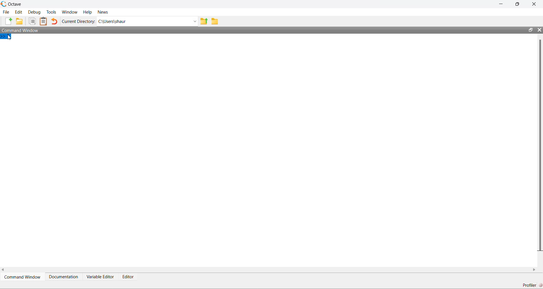 The height and width of the screenshot is (289, 543). What do you see at coordinates (540, 146) in the screenshot?
I see `scroll bar` at bounding box center [540, 146].